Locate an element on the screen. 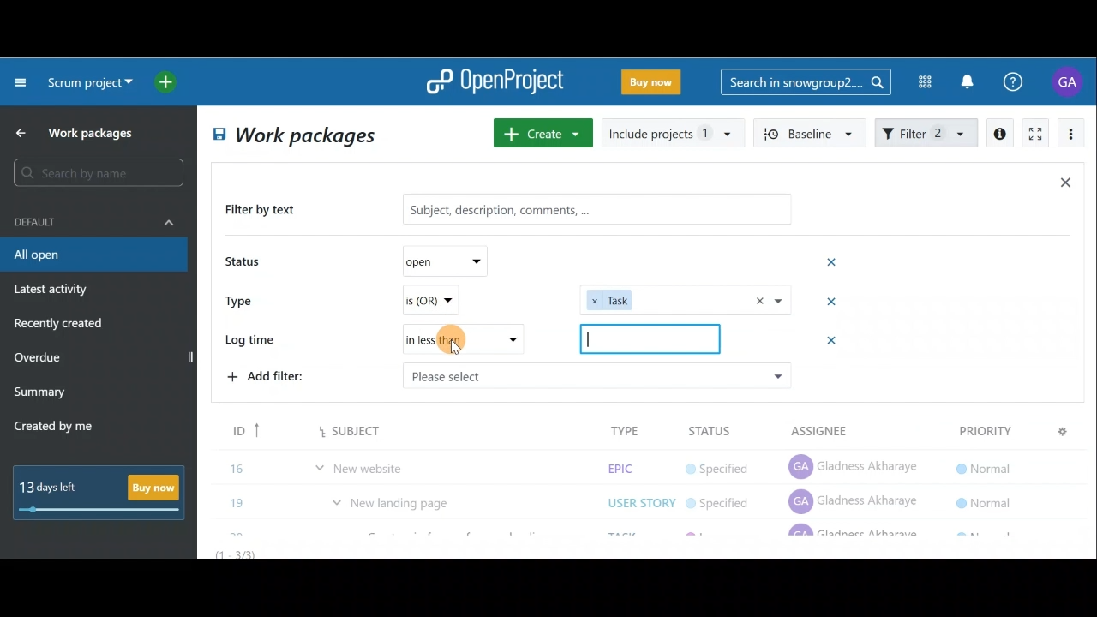  Buy now is located at coordinates (655, 85).